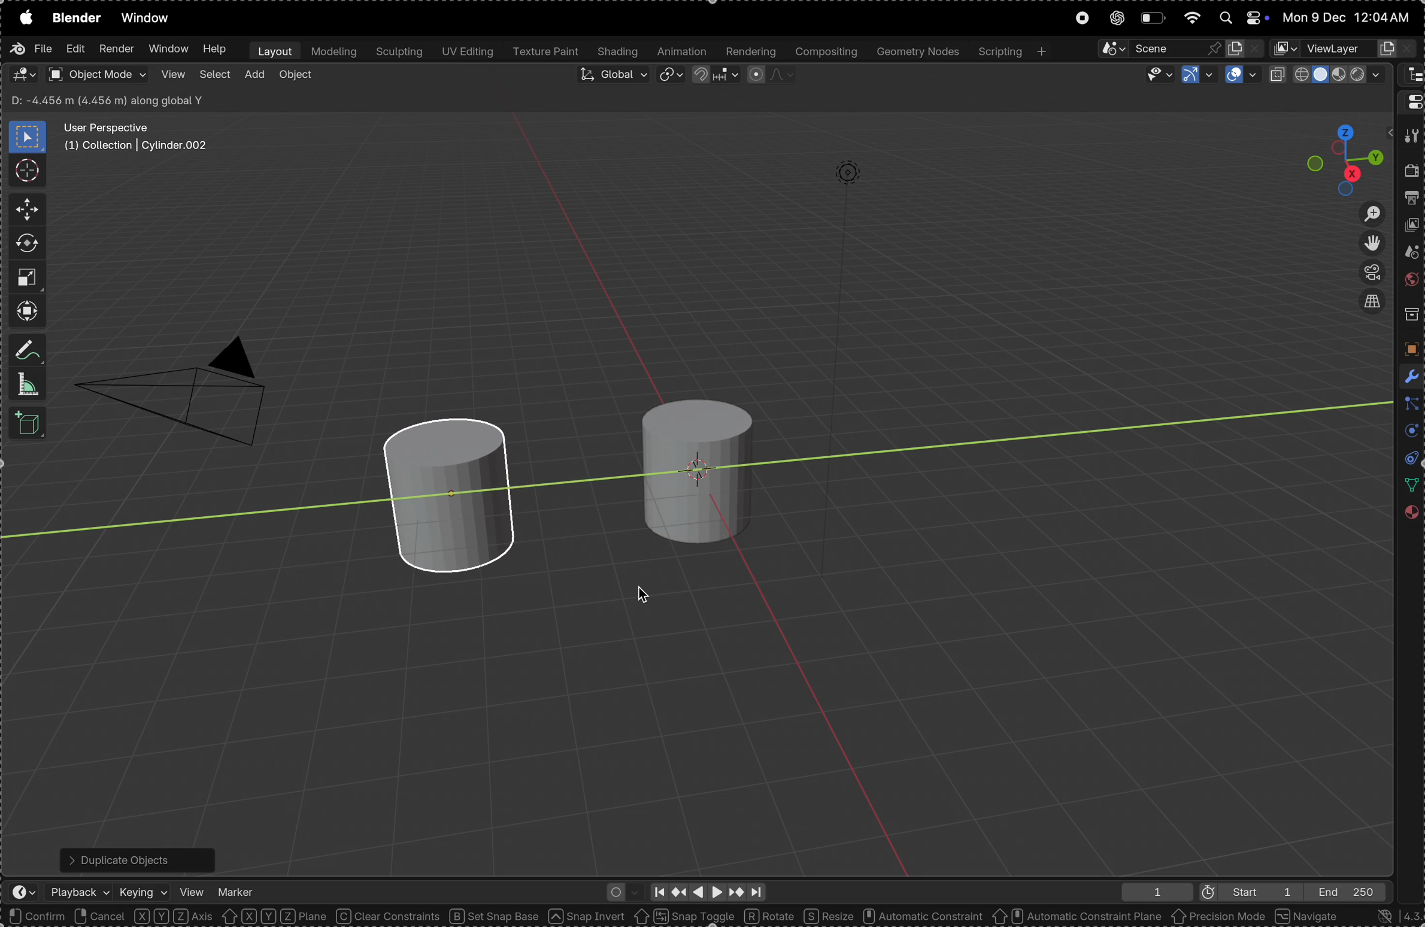  Describe the element at coordinates (1371, 306) in the screenshot. I see `select current views` at that location.